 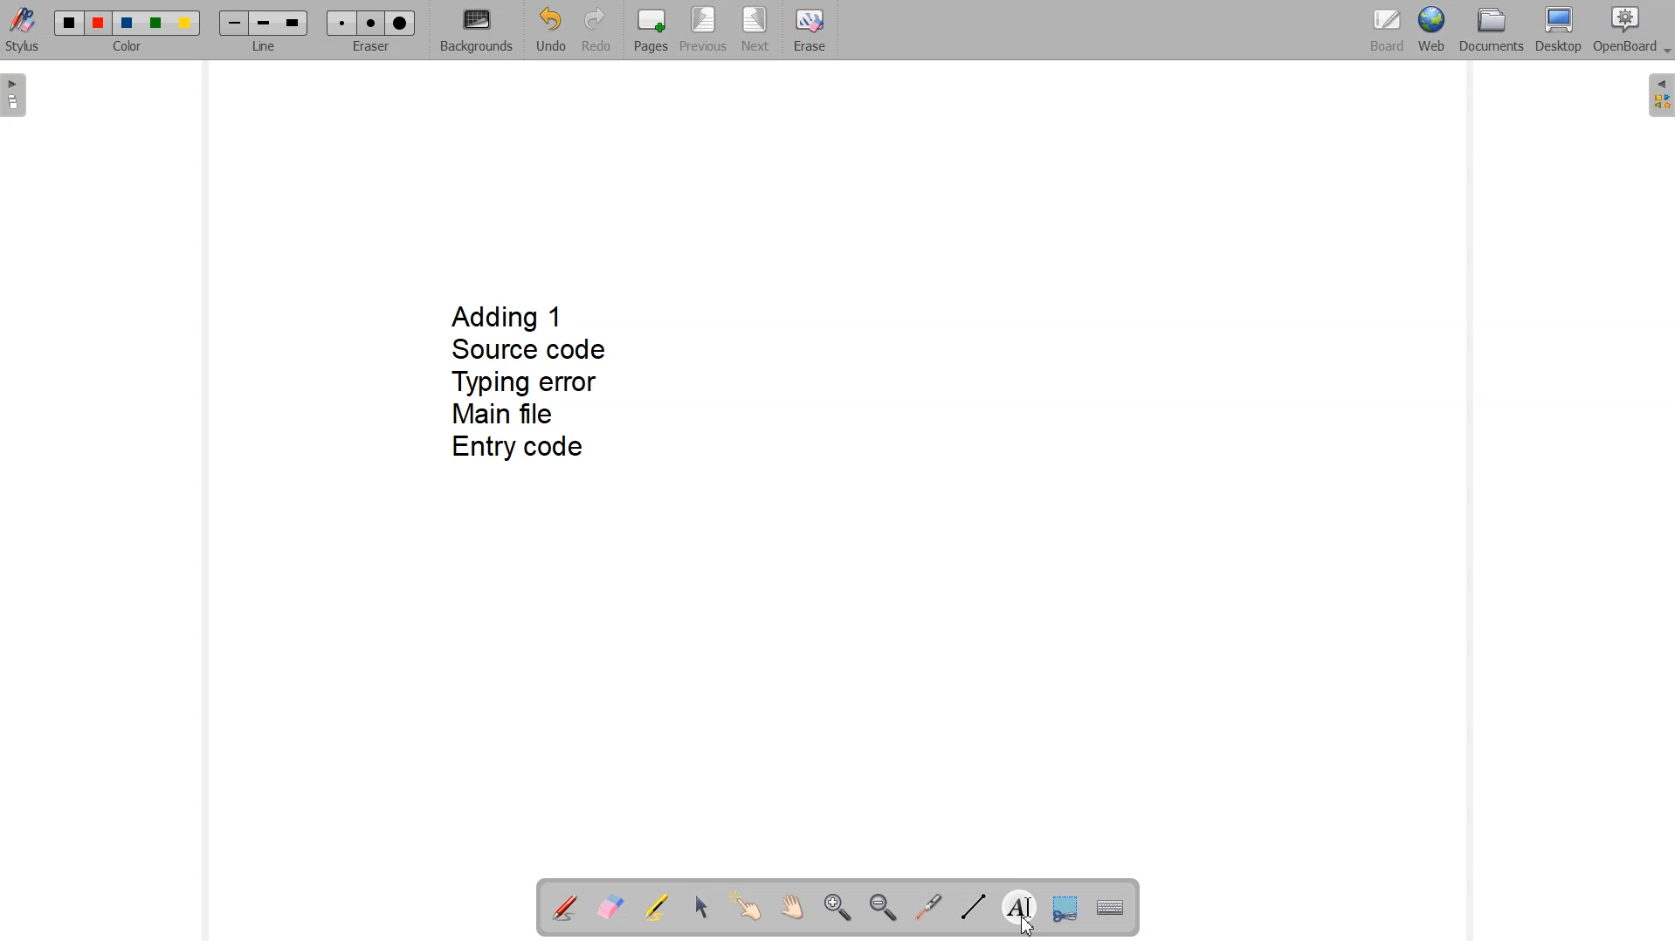 What do you see at coordinates (748, 909) in the screenshot?
I see `Interact with items` at bounding box center [748, 909].